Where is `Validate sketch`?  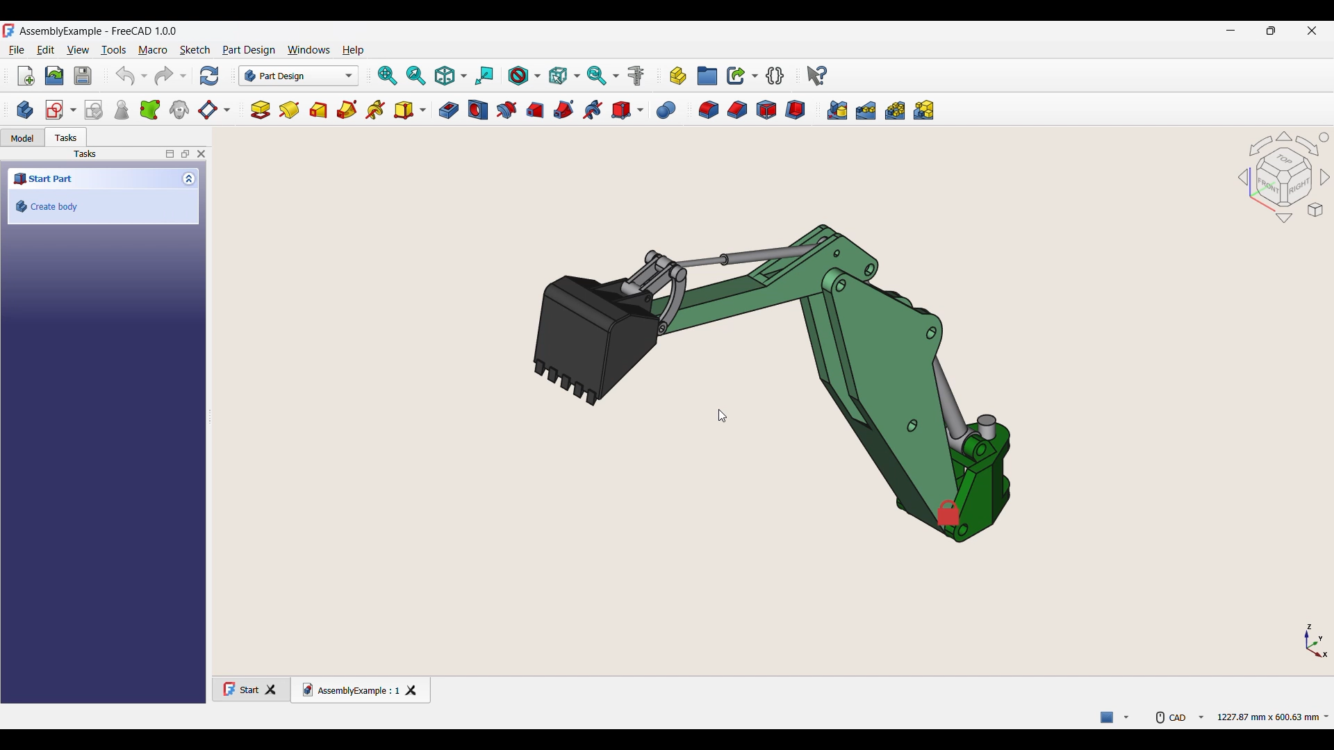 Validate sketch is located at coordinates (94, 110).